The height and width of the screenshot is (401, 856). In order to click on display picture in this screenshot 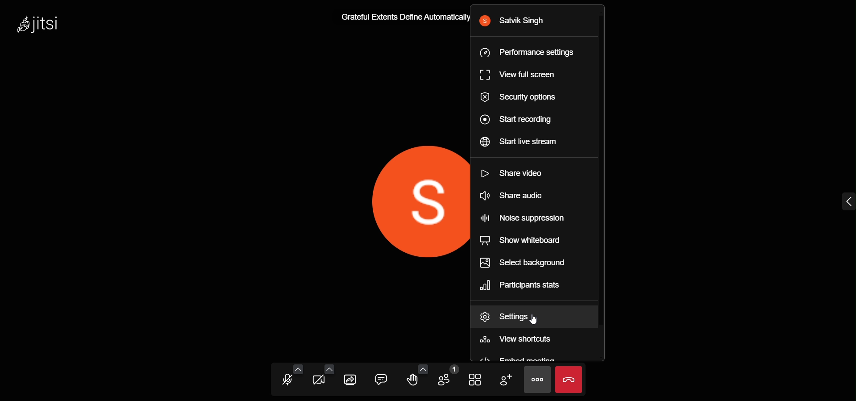, I will do `click(416, 201)`.